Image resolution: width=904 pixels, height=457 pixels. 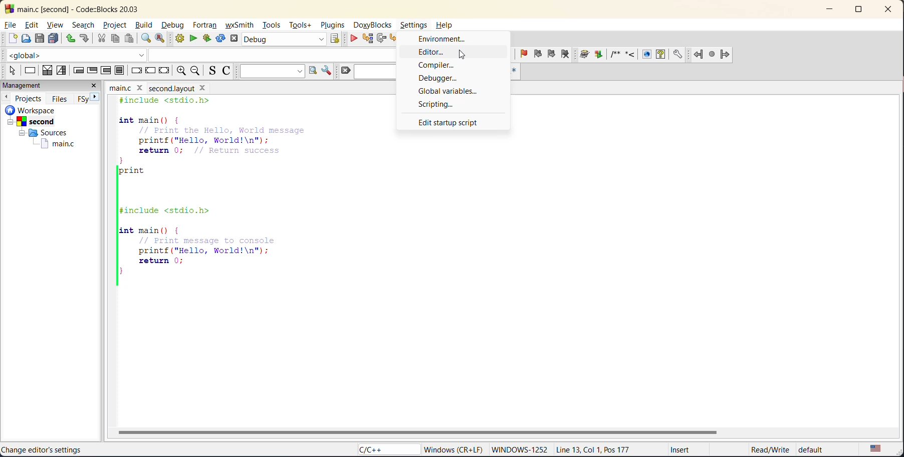 What do you see at coordinates (636, 54) in the screenshot?
I see `doxyblocks references` at bounding box center [636, 54].